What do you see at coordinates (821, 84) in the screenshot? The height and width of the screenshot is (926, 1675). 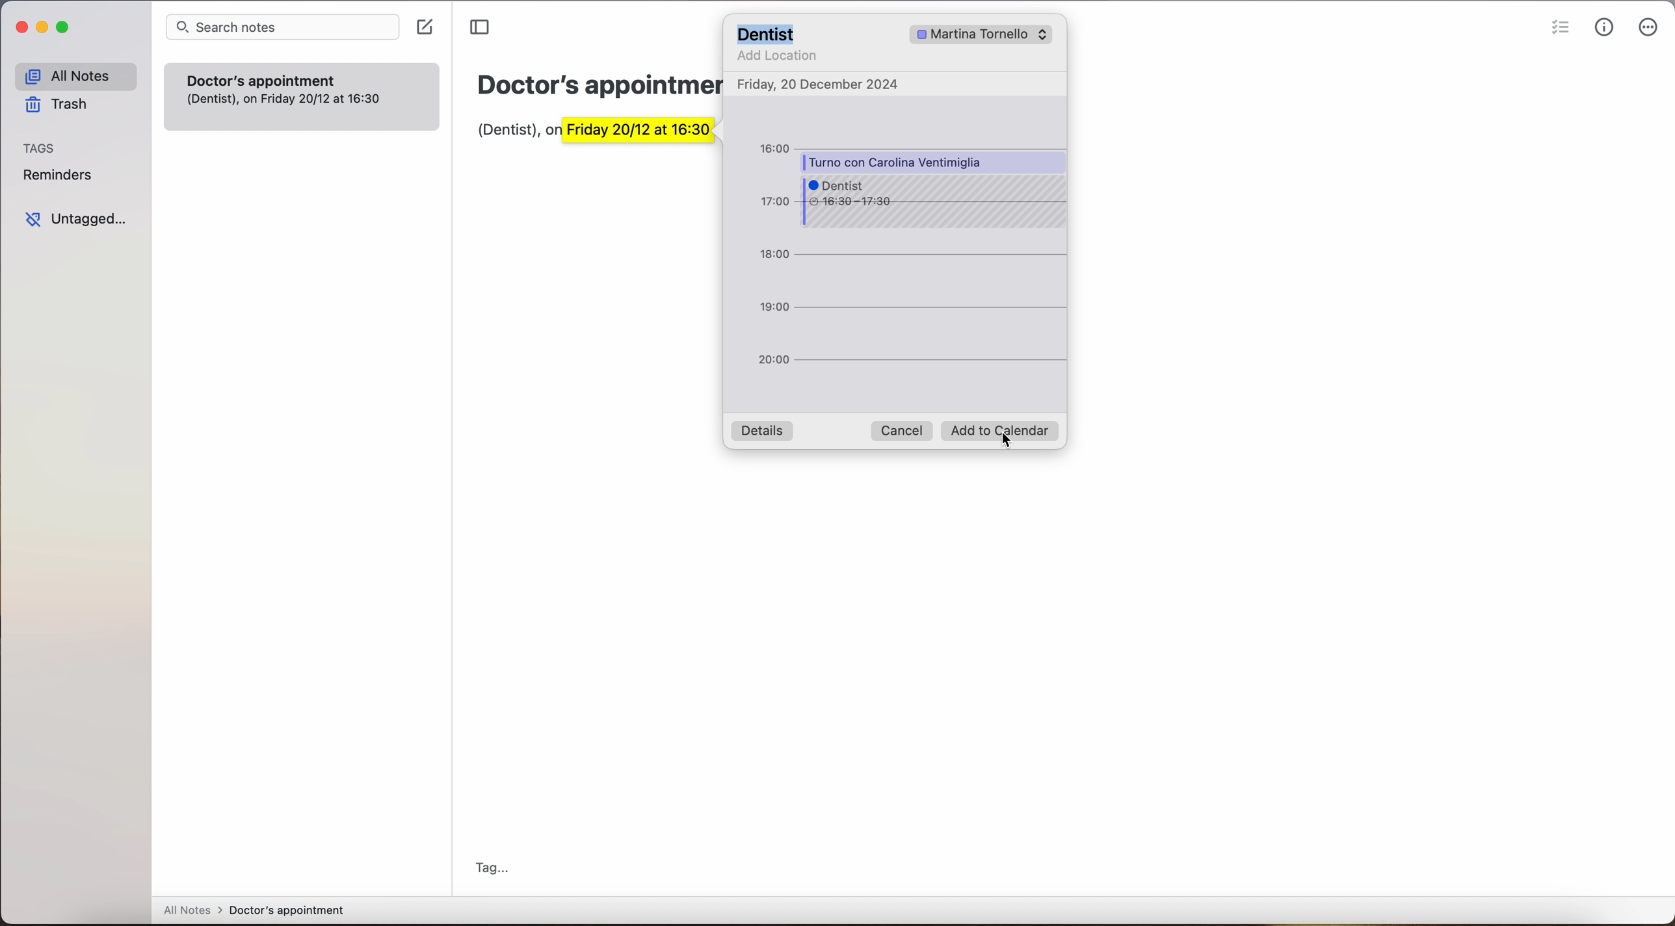 I see `Friday, 20 December 2024` at bounding box center [821, 84].